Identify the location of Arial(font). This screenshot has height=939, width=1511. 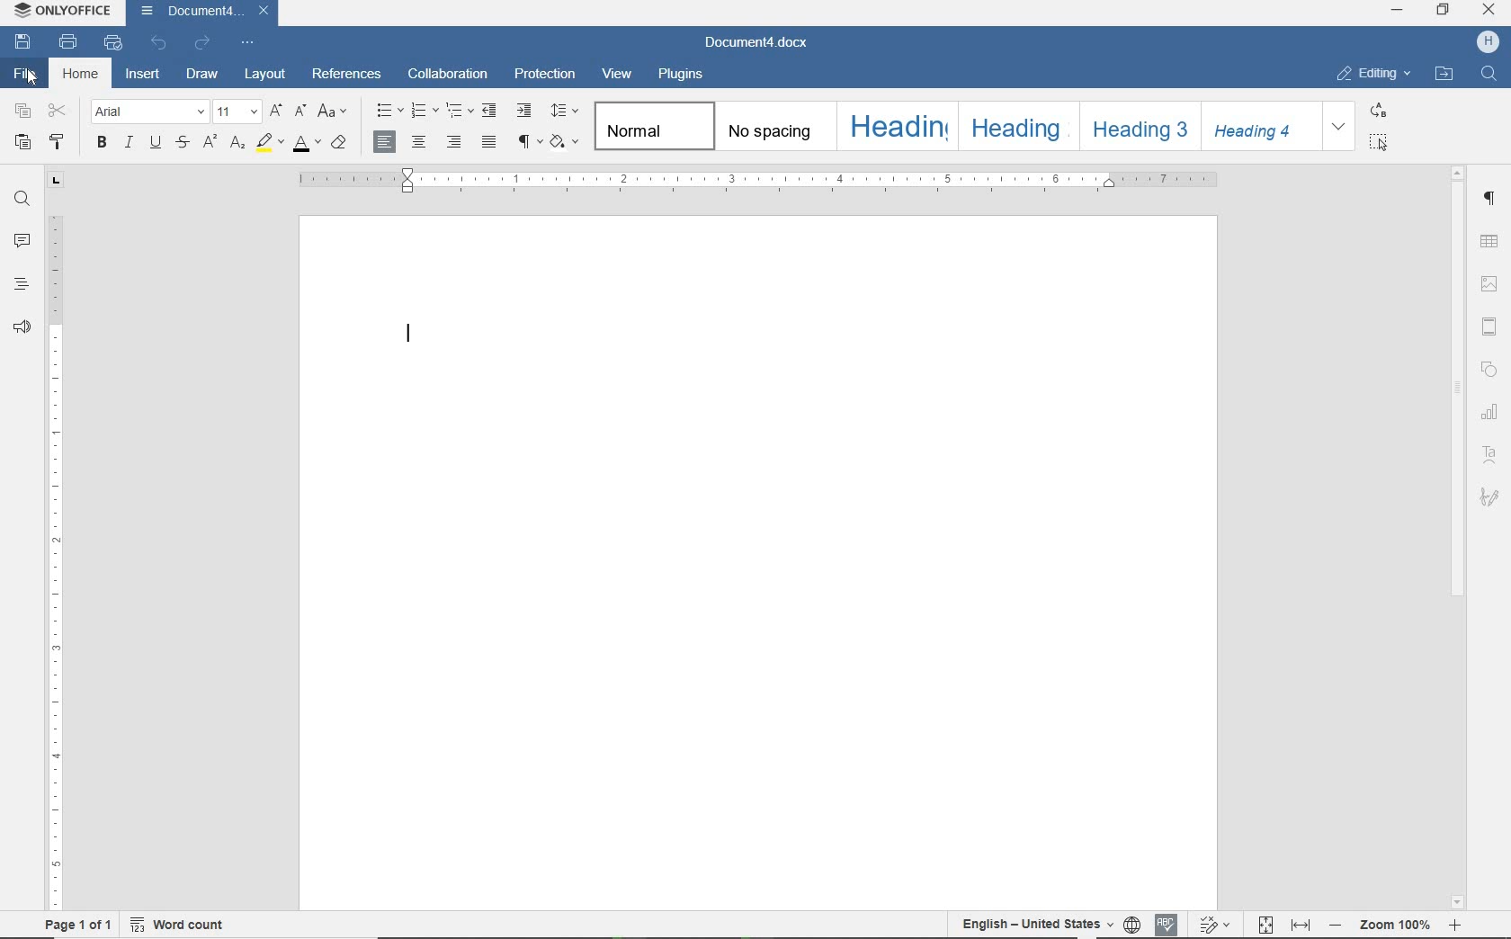
(149, 112).